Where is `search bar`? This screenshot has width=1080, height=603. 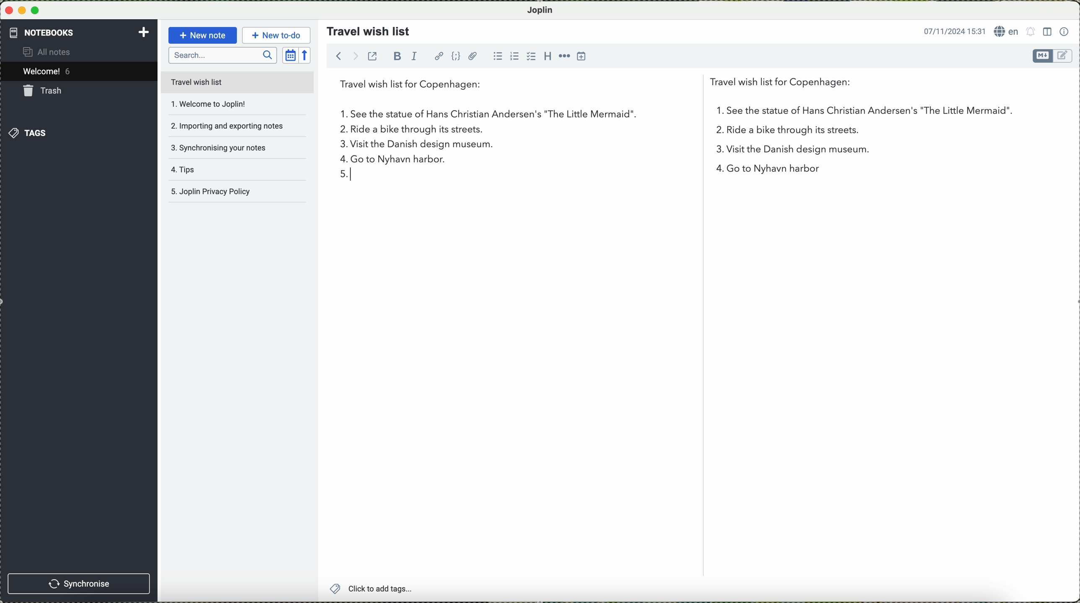 search bar is located at coordinates (223, 56).